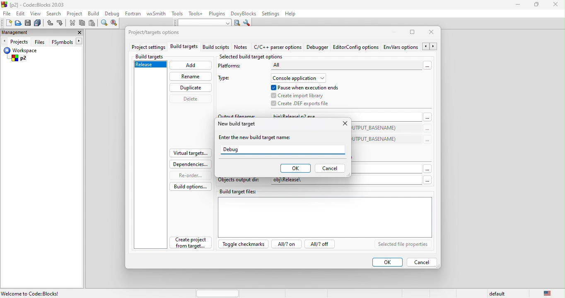 The height and width of the screenshot is (298, 565). I want to click on [p2] - Code=Blocks 20.03, so click(34, 5).